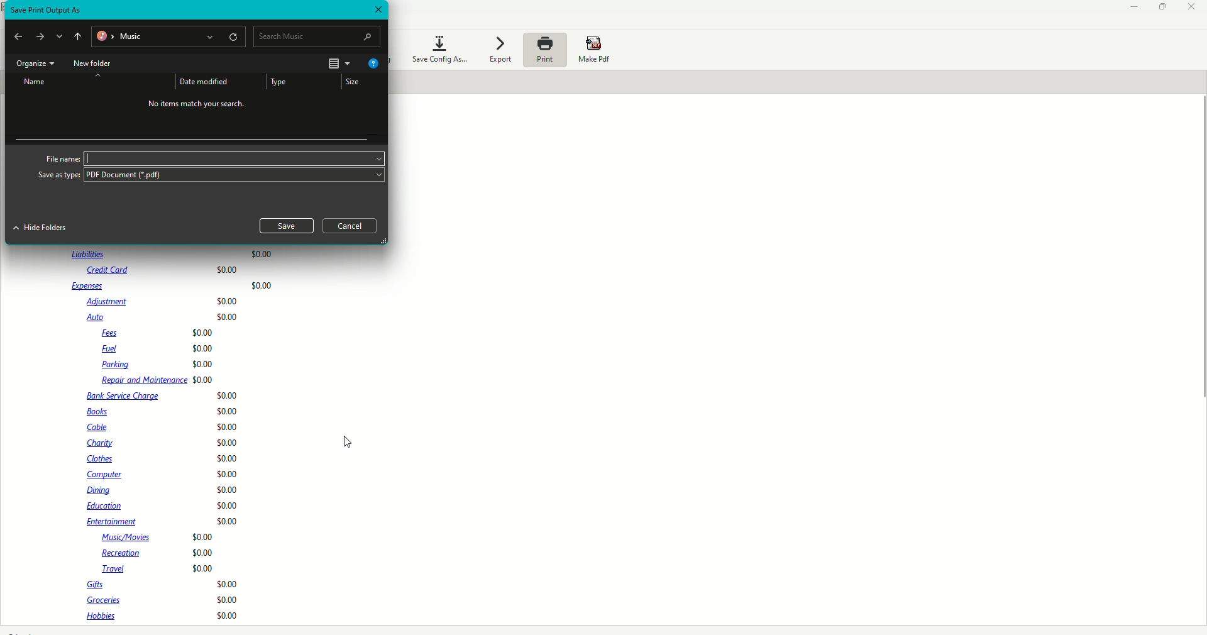 This screenshot has width=1207, height=635. Describe the element at coordinates (439, 48) in the screenshot. I see `Save Config as` at that location.